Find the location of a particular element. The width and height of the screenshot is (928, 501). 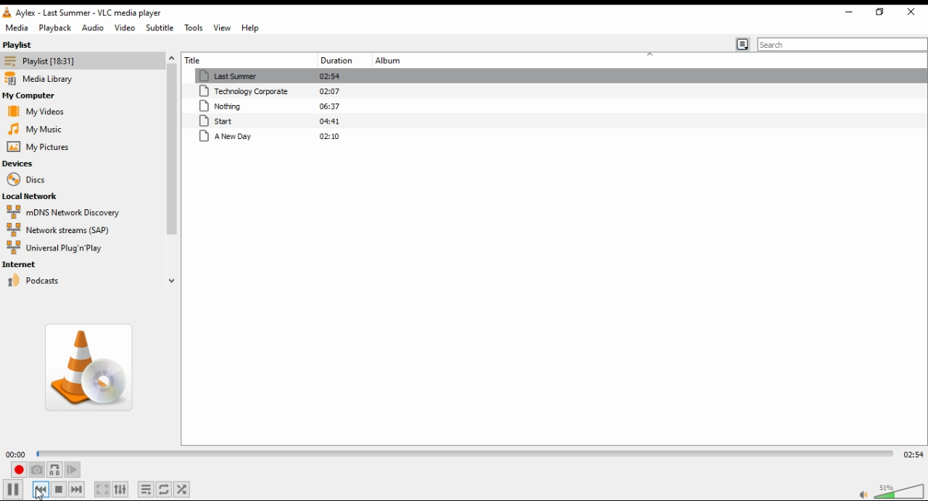

06:37 is located at coordinates (330, 105).